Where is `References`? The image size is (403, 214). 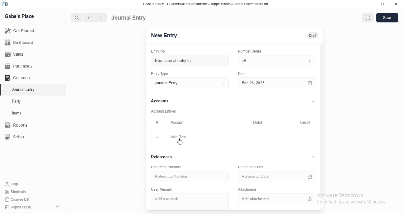 References is located at coordinates (161, 157).